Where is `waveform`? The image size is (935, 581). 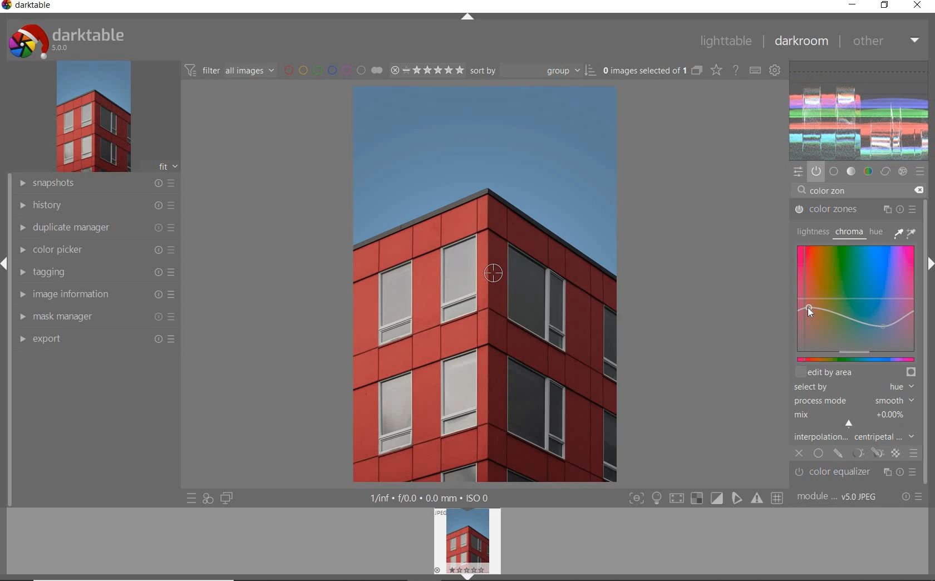 waveform is located at coordinates (861, 110).